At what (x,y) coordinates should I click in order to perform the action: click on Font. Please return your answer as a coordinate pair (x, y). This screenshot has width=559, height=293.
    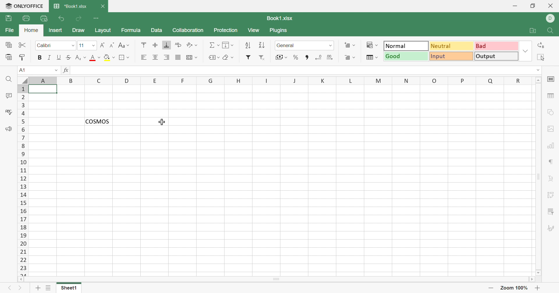
    Looking at the image, I should click on (51, 46).